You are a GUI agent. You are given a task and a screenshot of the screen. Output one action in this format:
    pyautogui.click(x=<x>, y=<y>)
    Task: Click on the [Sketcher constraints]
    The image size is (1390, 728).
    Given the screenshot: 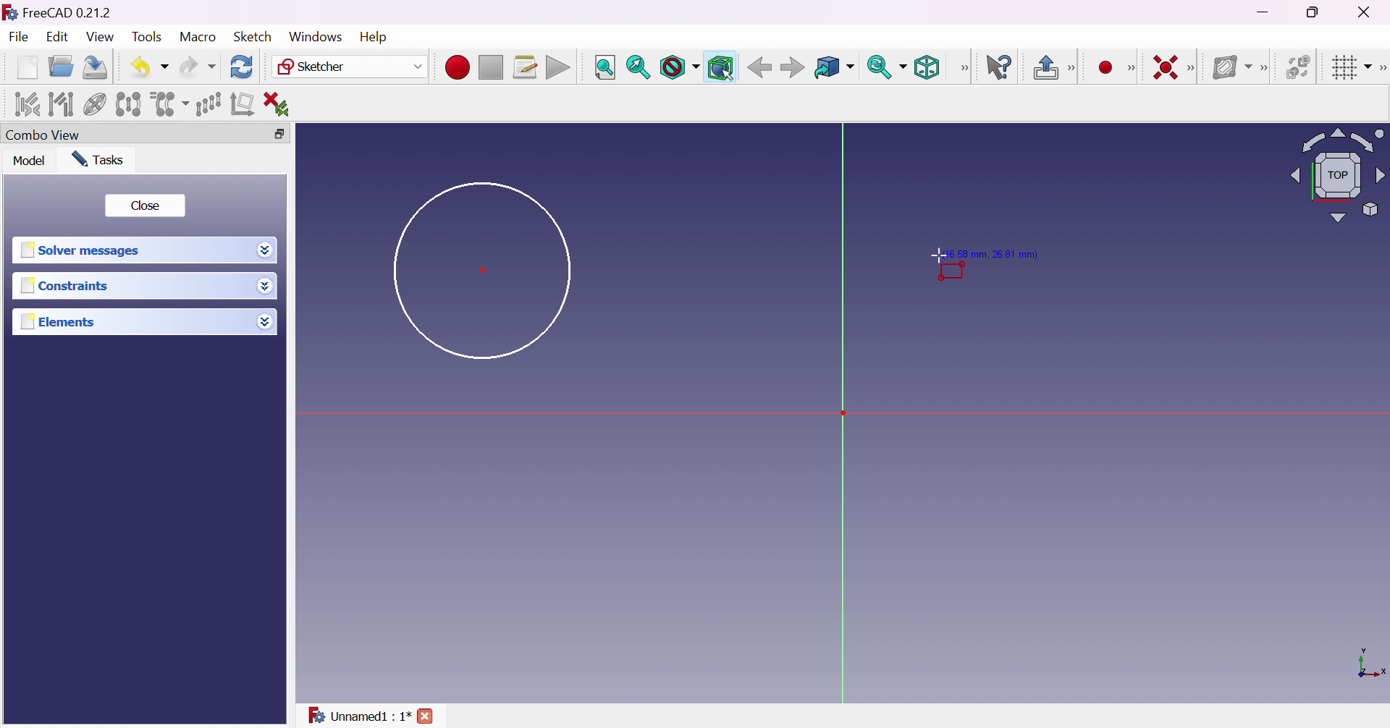 What is the action you would take?
    pyautogui.click(x=1195, y=69)
    